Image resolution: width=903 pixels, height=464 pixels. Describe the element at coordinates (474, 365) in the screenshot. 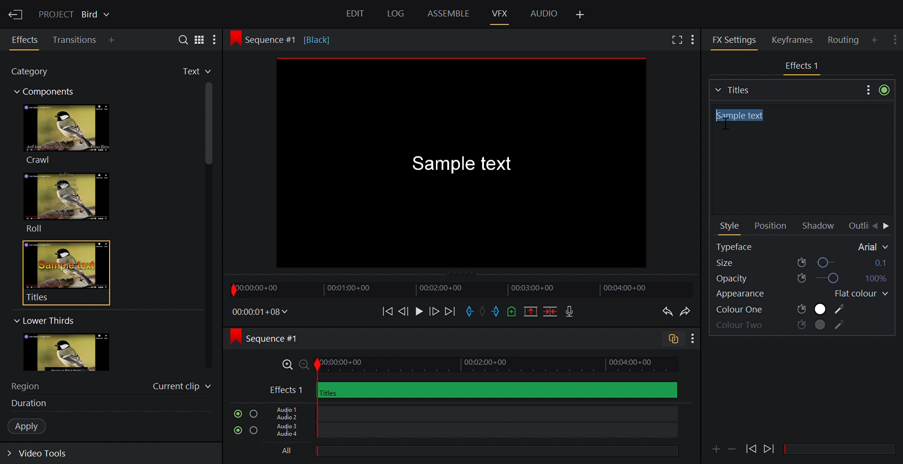

I see `Zoom Timeline` at that location.